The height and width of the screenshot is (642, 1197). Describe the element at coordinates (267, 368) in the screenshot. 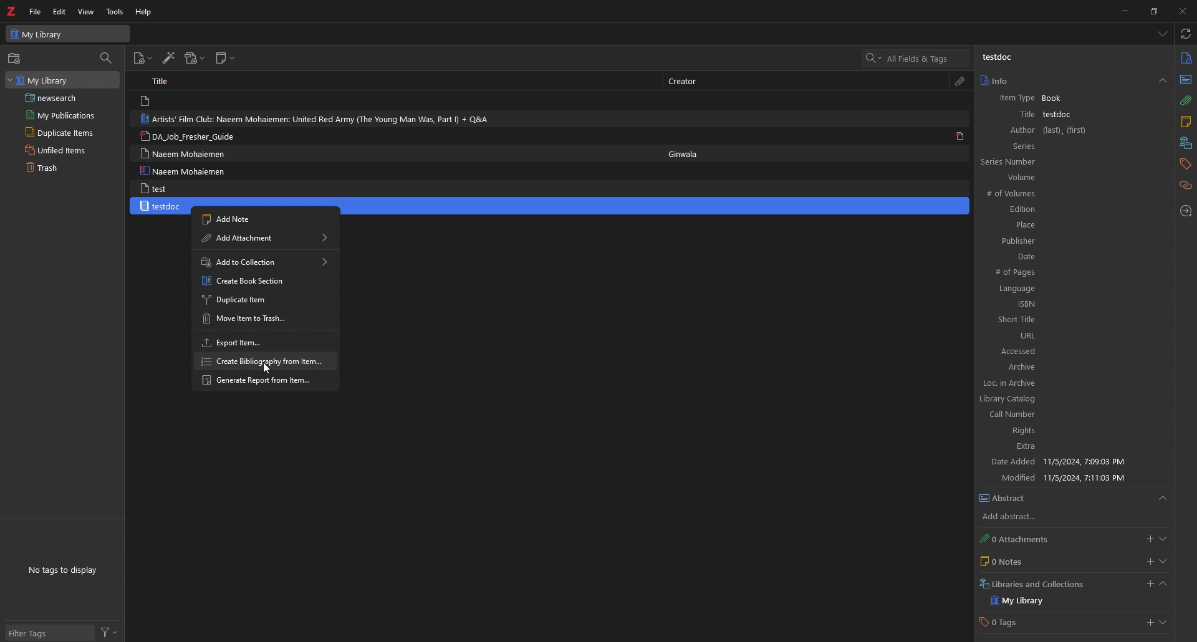

I see `cursor` at that location.